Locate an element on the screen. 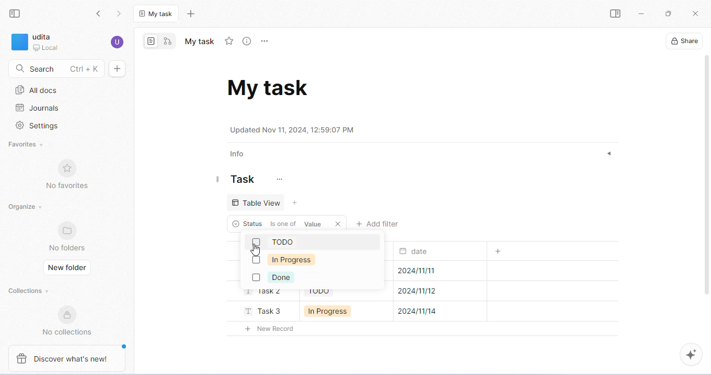  organize is located at coordinates (25, 207).